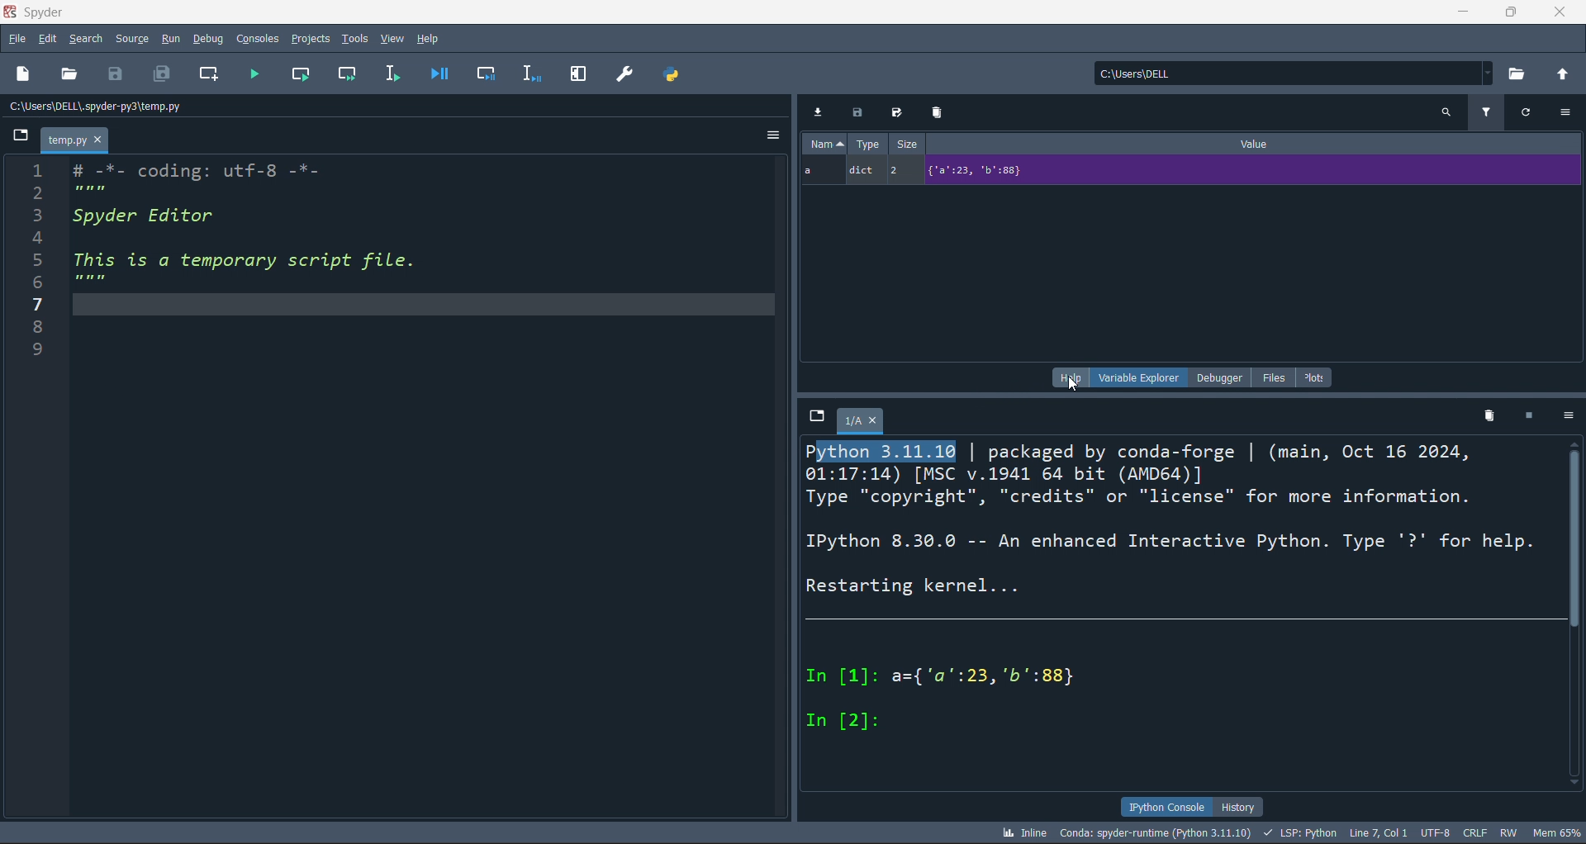 The image size is (1586, 844). What do you see at coordinates (1553, 833) in the screenshot?
I see `mem65%` at bounding box center [1553, 833].